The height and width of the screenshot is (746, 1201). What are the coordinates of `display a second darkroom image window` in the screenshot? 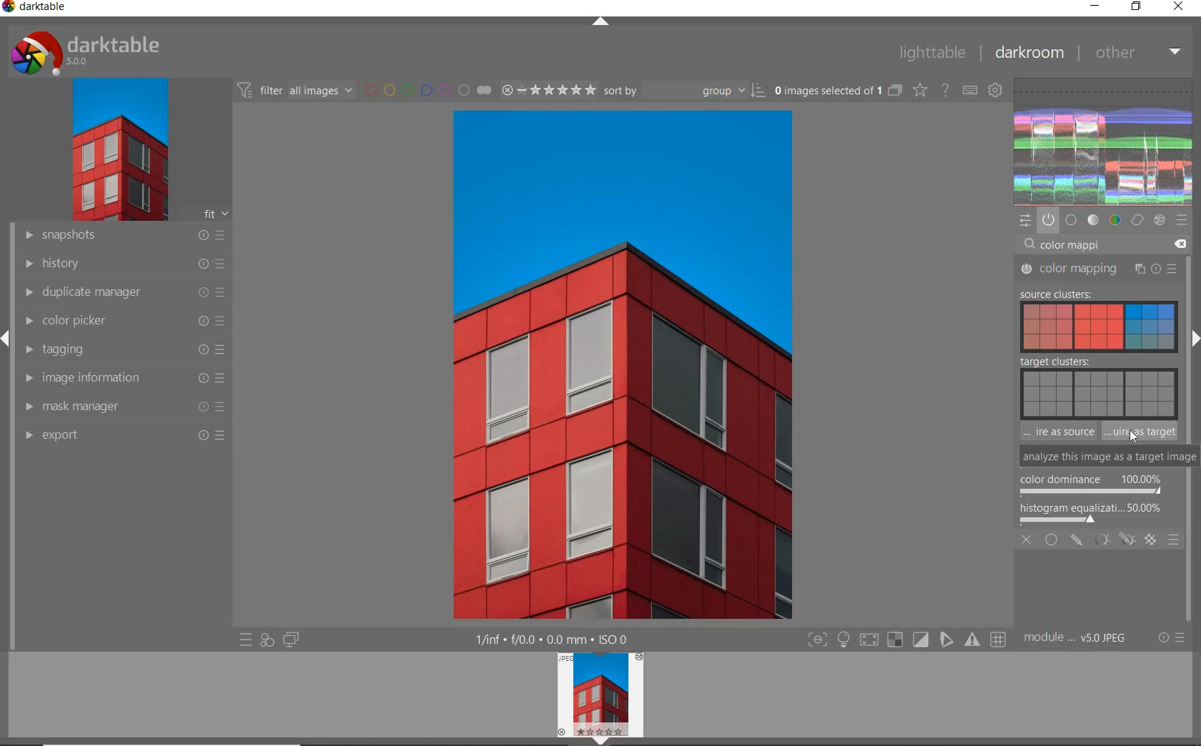 It's located at (289, 642).